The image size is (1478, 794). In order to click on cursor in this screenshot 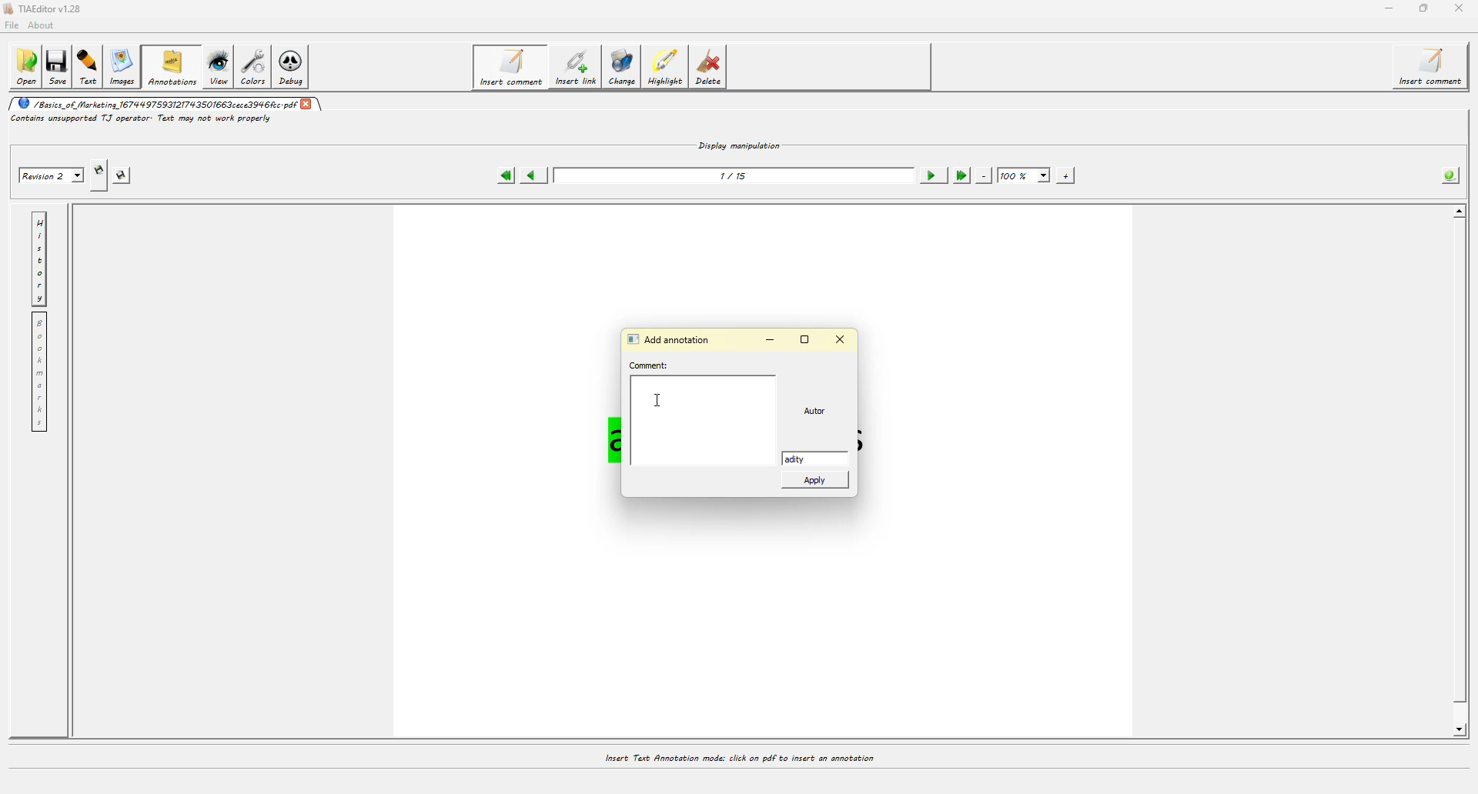, I will do `click(658, 400)`.